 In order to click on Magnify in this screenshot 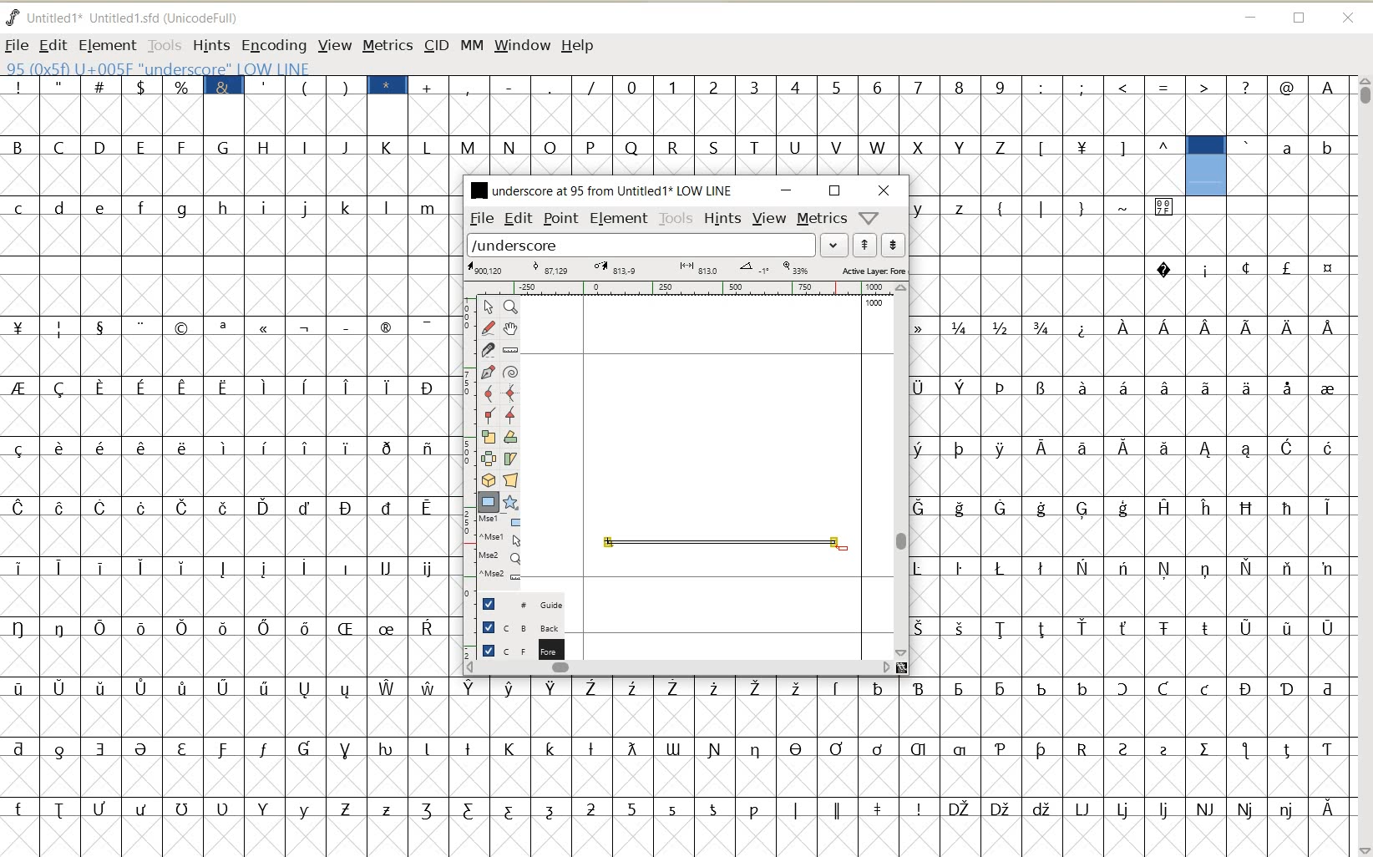, I will do `click(509, 307)`.